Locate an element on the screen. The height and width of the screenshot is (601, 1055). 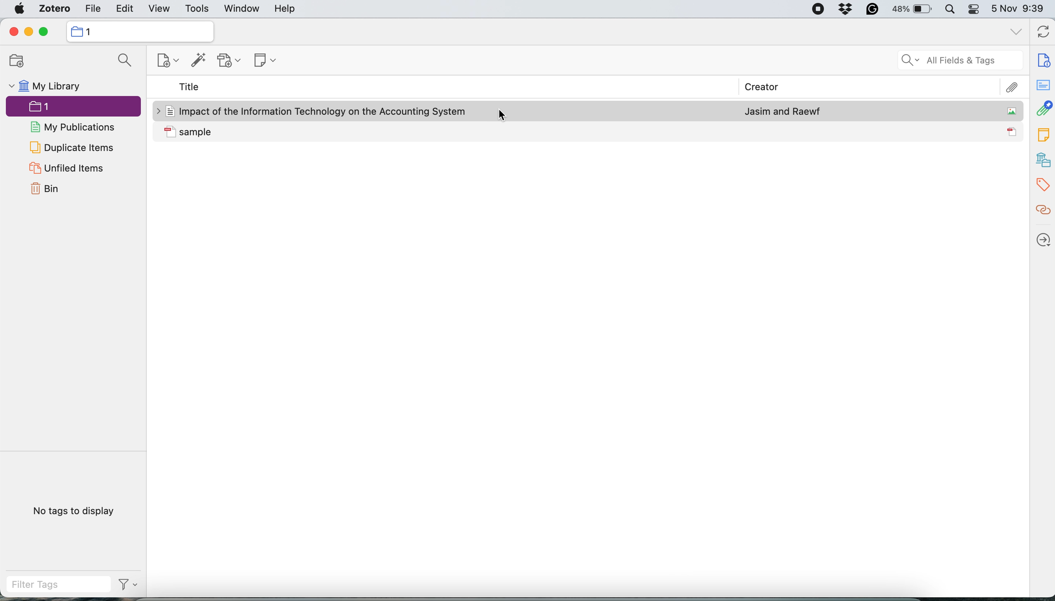
my publications is located at coordinates (76, 127).